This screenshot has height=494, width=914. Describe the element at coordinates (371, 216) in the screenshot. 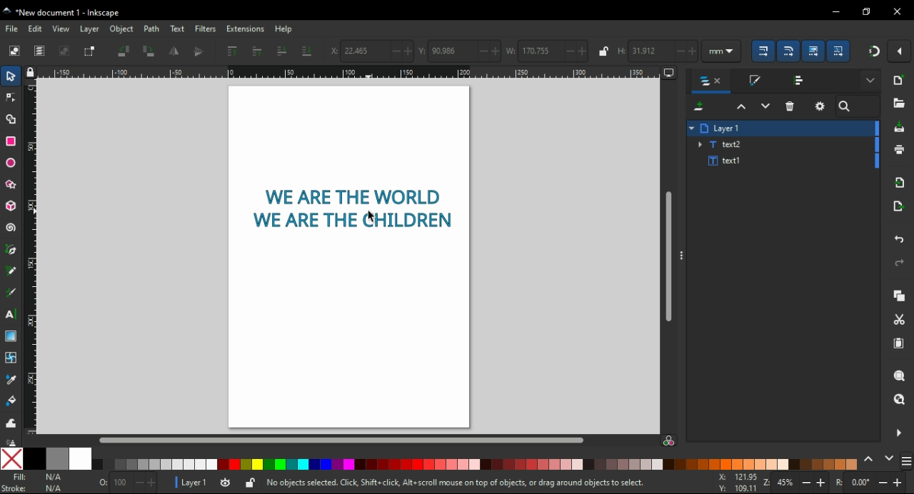

I see `cursor` at that location.